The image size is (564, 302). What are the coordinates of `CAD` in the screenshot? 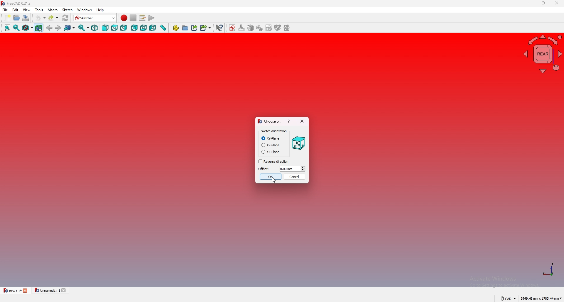 It's located at (508, 298).